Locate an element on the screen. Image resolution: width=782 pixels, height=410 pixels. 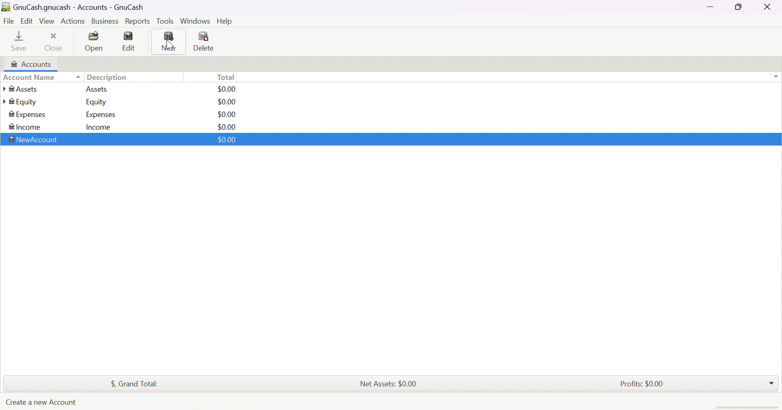
Income is located at coordinates (99, 128).